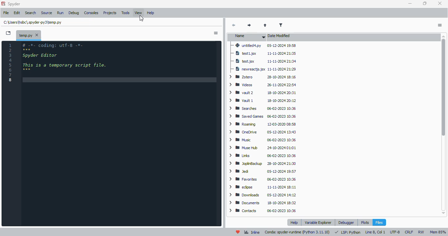 The width and height of the screenshot is (448, 236). I want to click on videos, so click(264, 85).